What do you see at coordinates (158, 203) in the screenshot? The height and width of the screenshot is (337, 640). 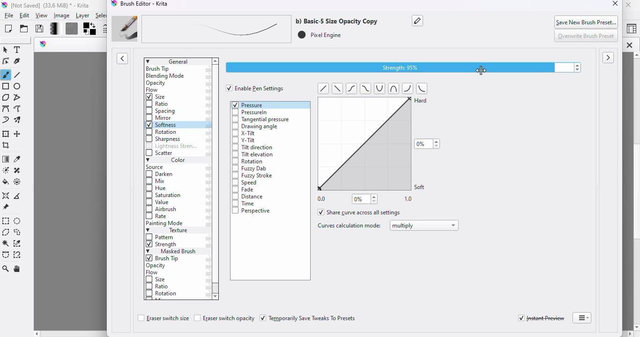 I see `value` at bounding box center [158, 203].